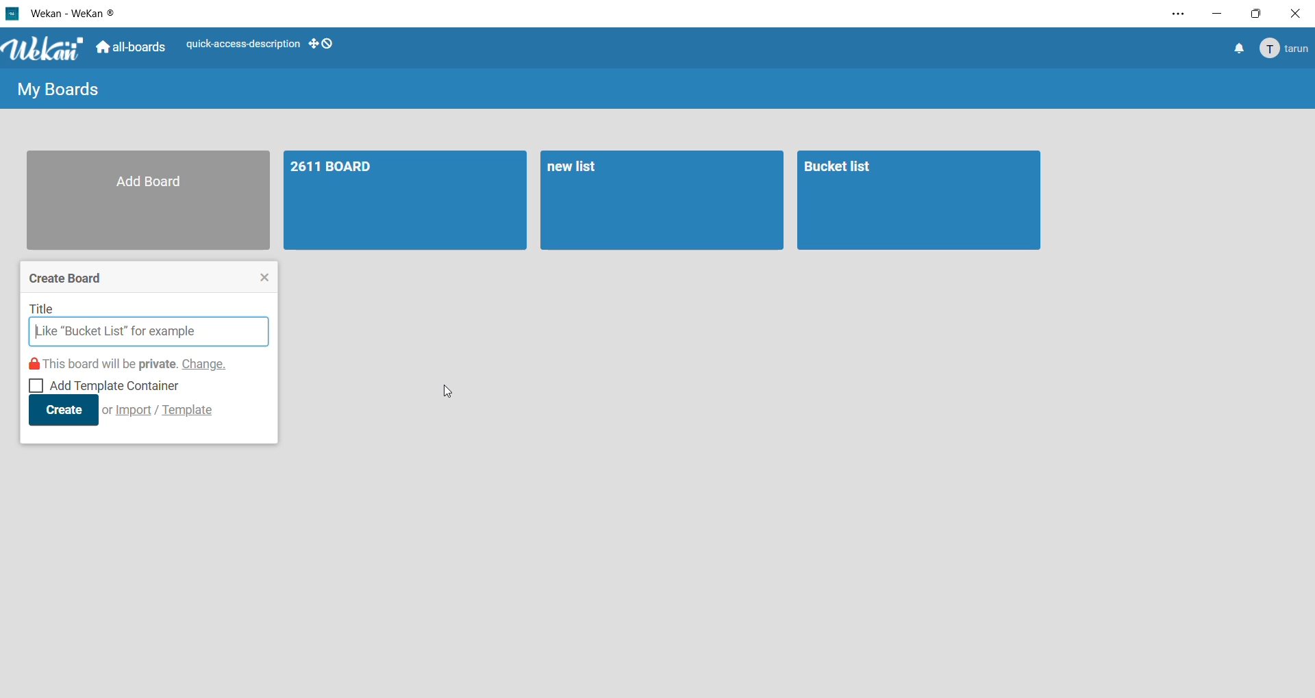  Describe the element at coordinates (45, 49) in the screenshot. I see `WeKan` at that location.